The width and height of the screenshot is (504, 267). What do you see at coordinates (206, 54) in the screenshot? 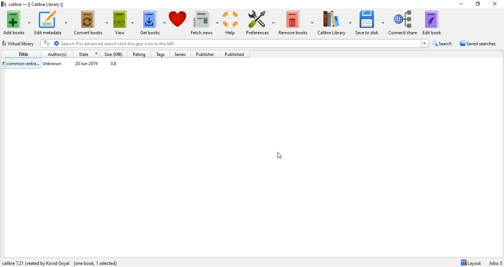
I see `Publisher` at bounding box center [206, 54].